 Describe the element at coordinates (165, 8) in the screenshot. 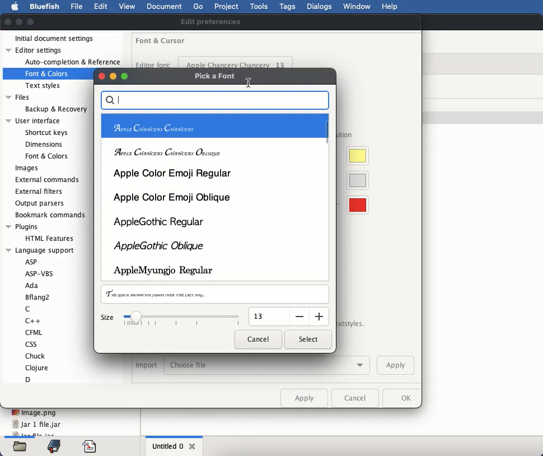

I see `document` at that location.